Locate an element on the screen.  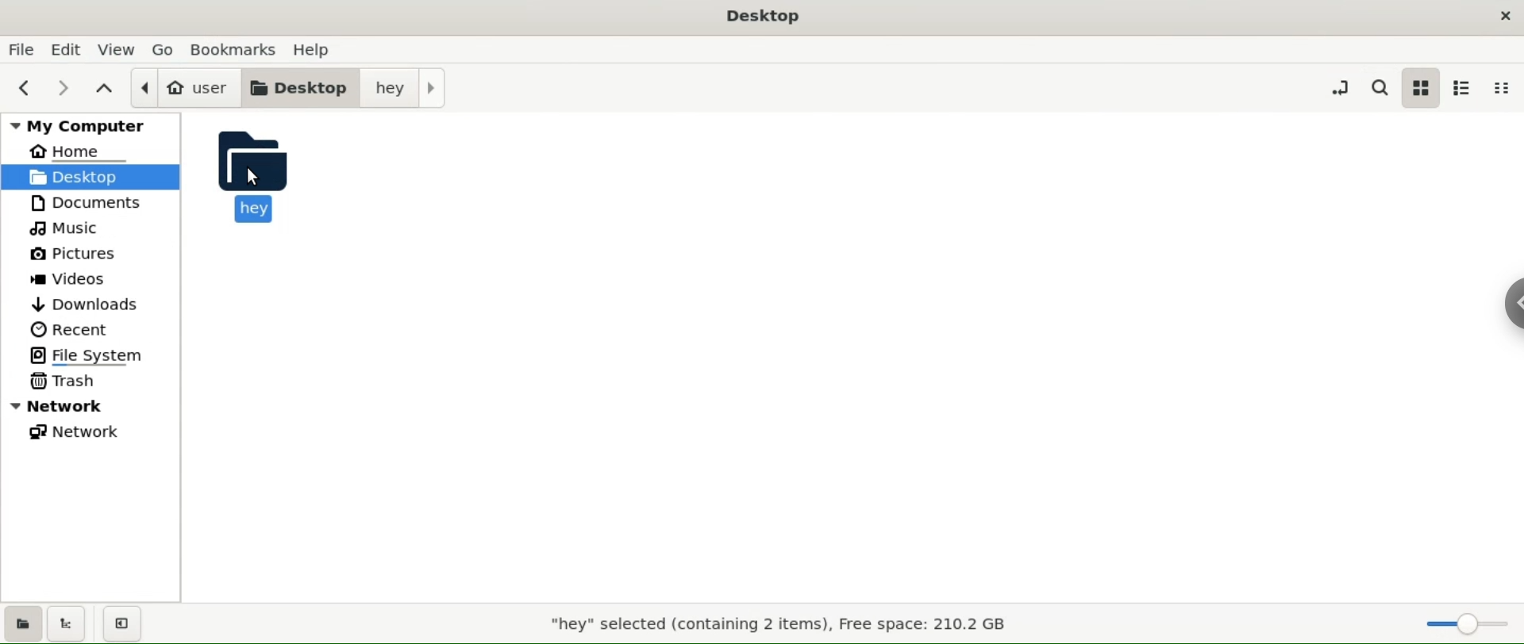
previous is located at coordinates (26, 88).